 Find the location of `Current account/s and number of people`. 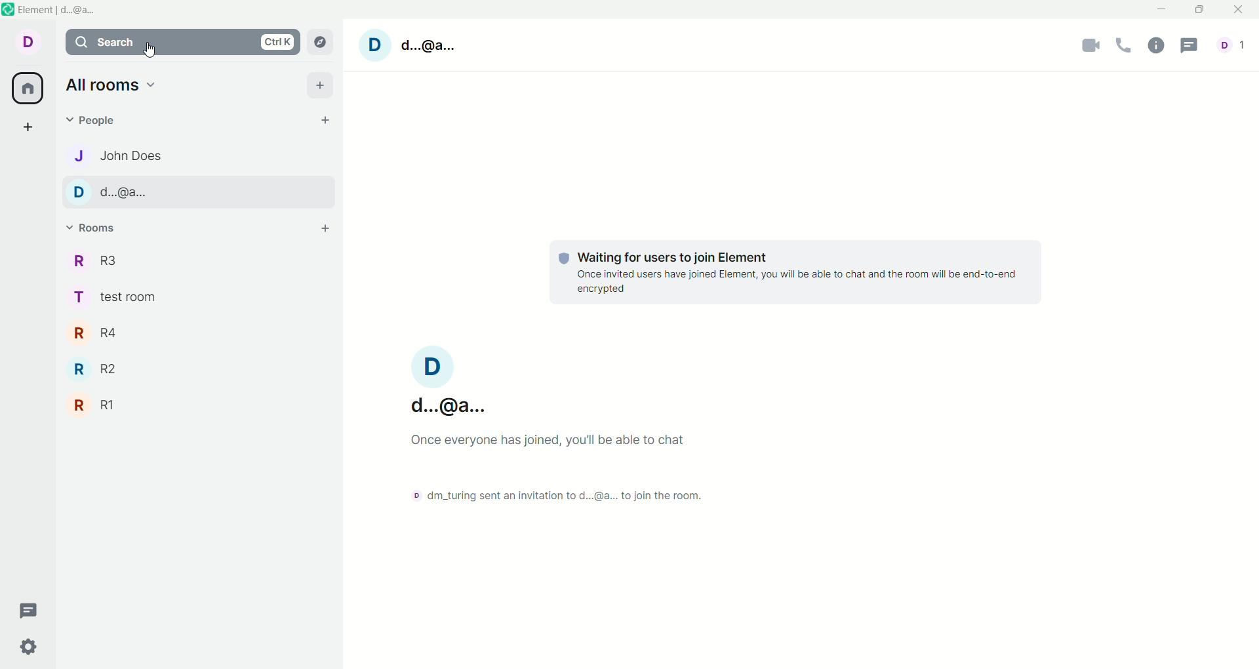

Current account/s and number of people is located at coordinates (1234, 45).